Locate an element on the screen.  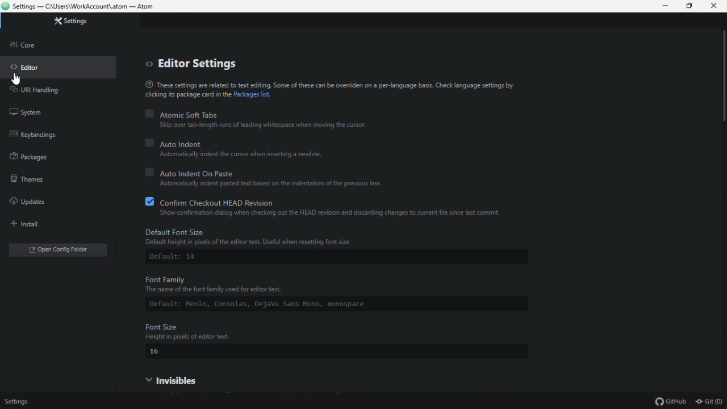
Default Font Size
Default height in pixels of the editor text. Useful when resetting font size is located at coordinates (341, 237).